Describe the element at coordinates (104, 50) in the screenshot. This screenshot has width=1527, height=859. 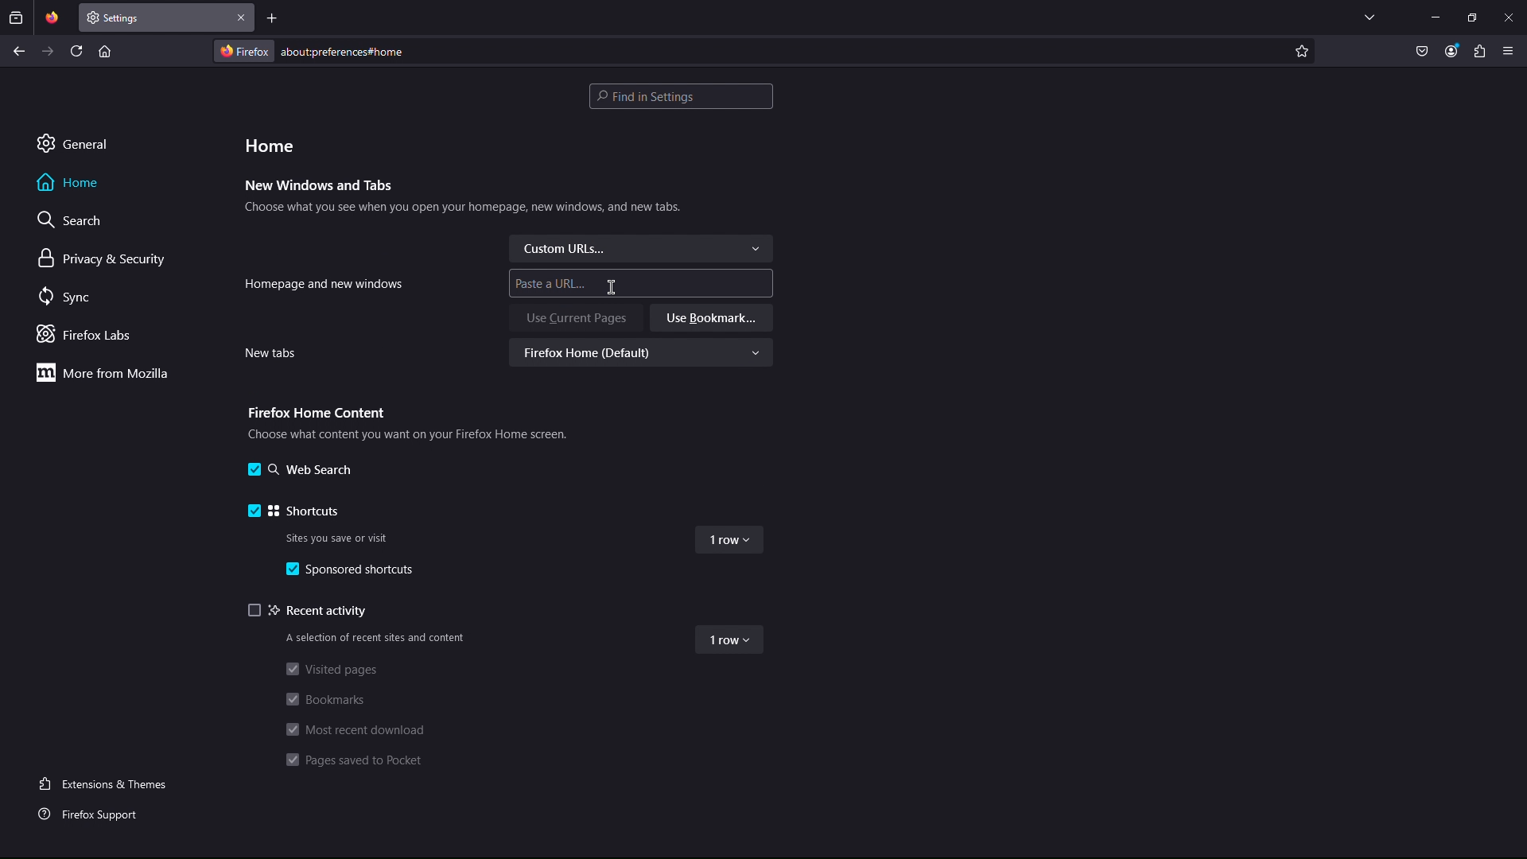
I see `Home page` at that location.